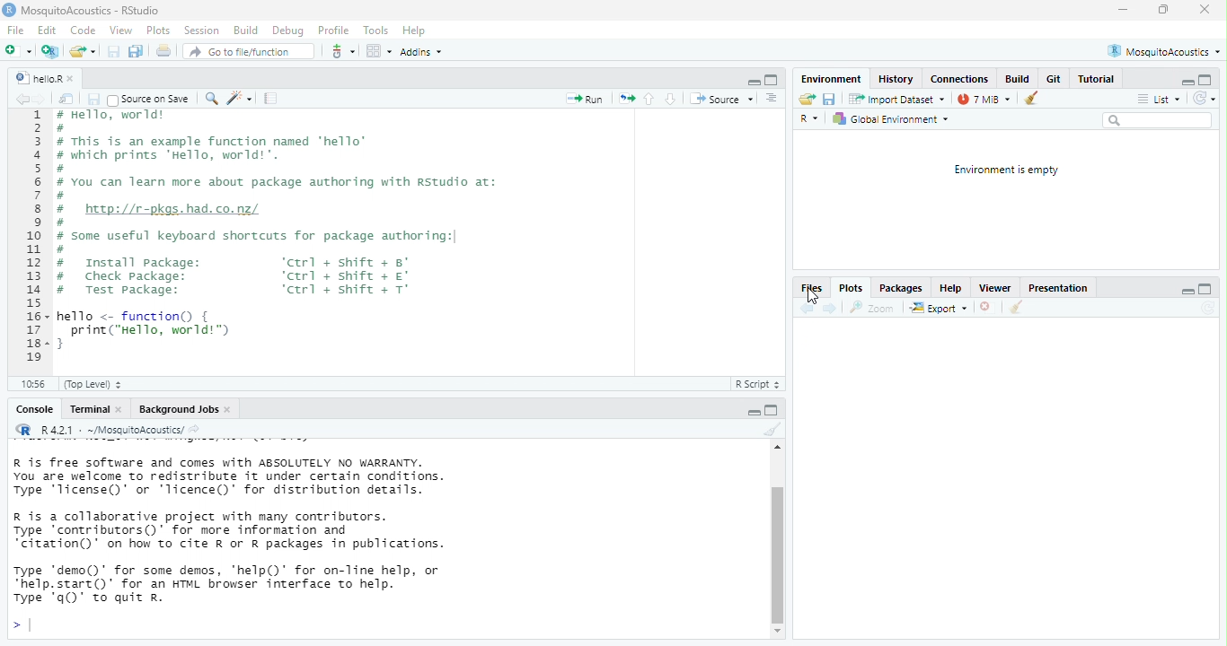  I want to click on Files, so click(810, 287).